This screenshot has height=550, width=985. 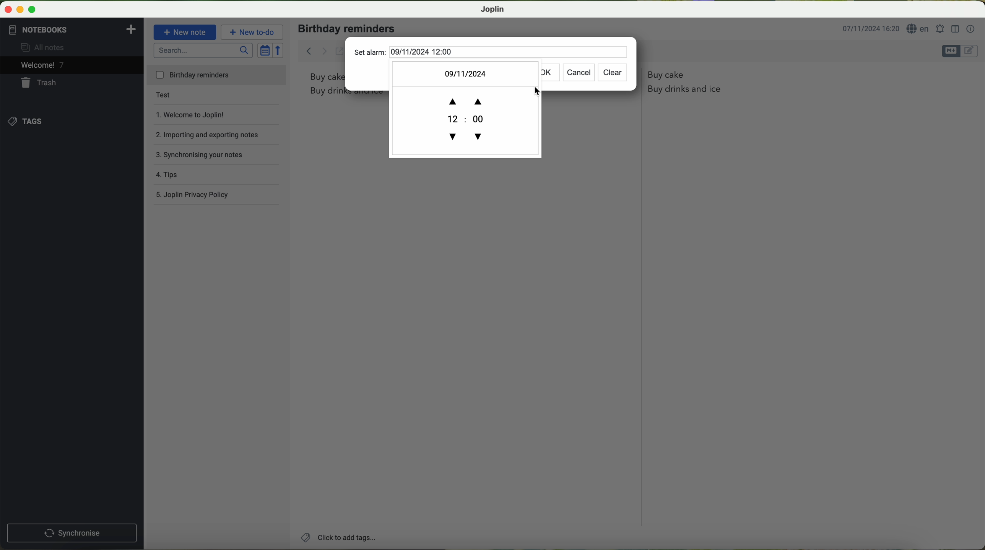 What do you see at coordinates (942, 29) in the screenshot?
I see `set alarm` at bounding box center [942, 29].